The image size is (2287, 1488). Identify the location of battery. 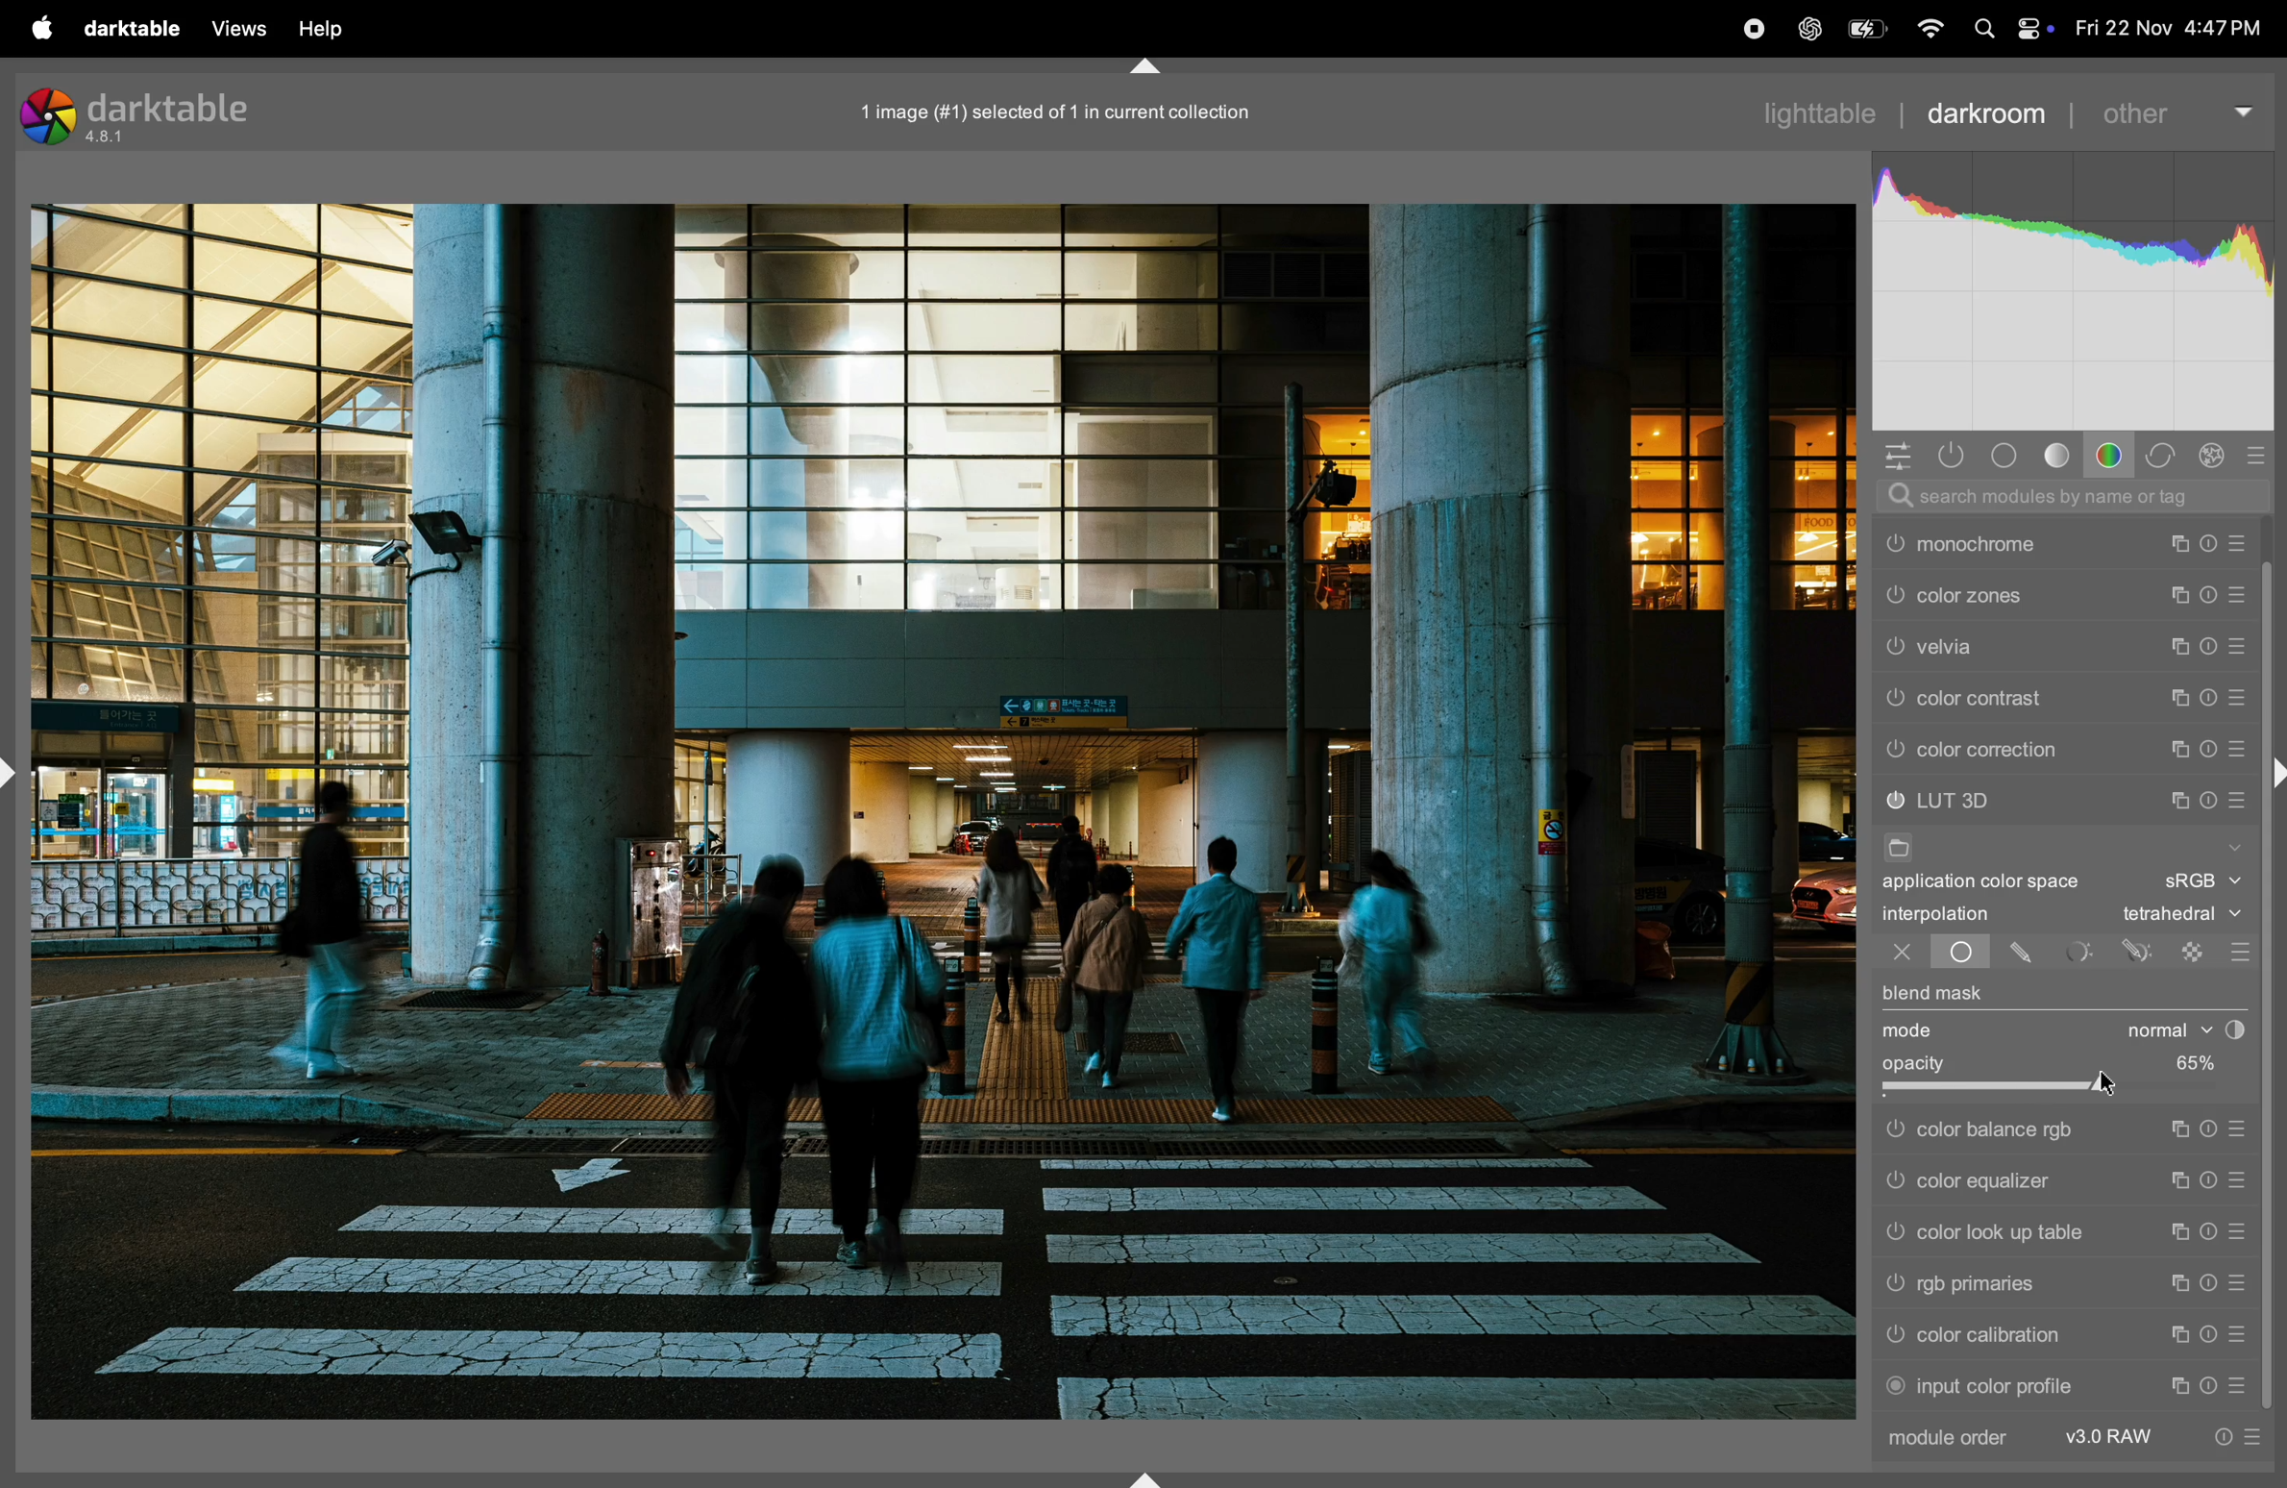
(1861, 32).